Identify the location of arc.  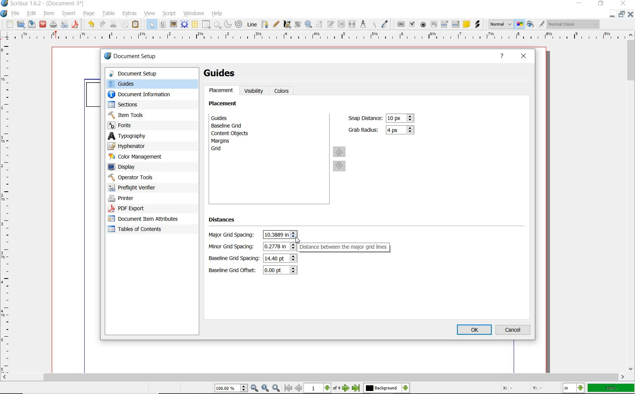
(227, 25).